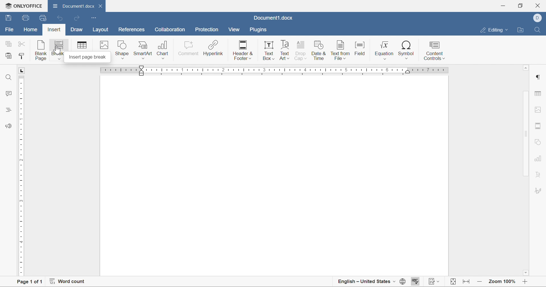 The width and height of the screenshot is (546, 287). I want to click on Restore down, so click(521, 5).